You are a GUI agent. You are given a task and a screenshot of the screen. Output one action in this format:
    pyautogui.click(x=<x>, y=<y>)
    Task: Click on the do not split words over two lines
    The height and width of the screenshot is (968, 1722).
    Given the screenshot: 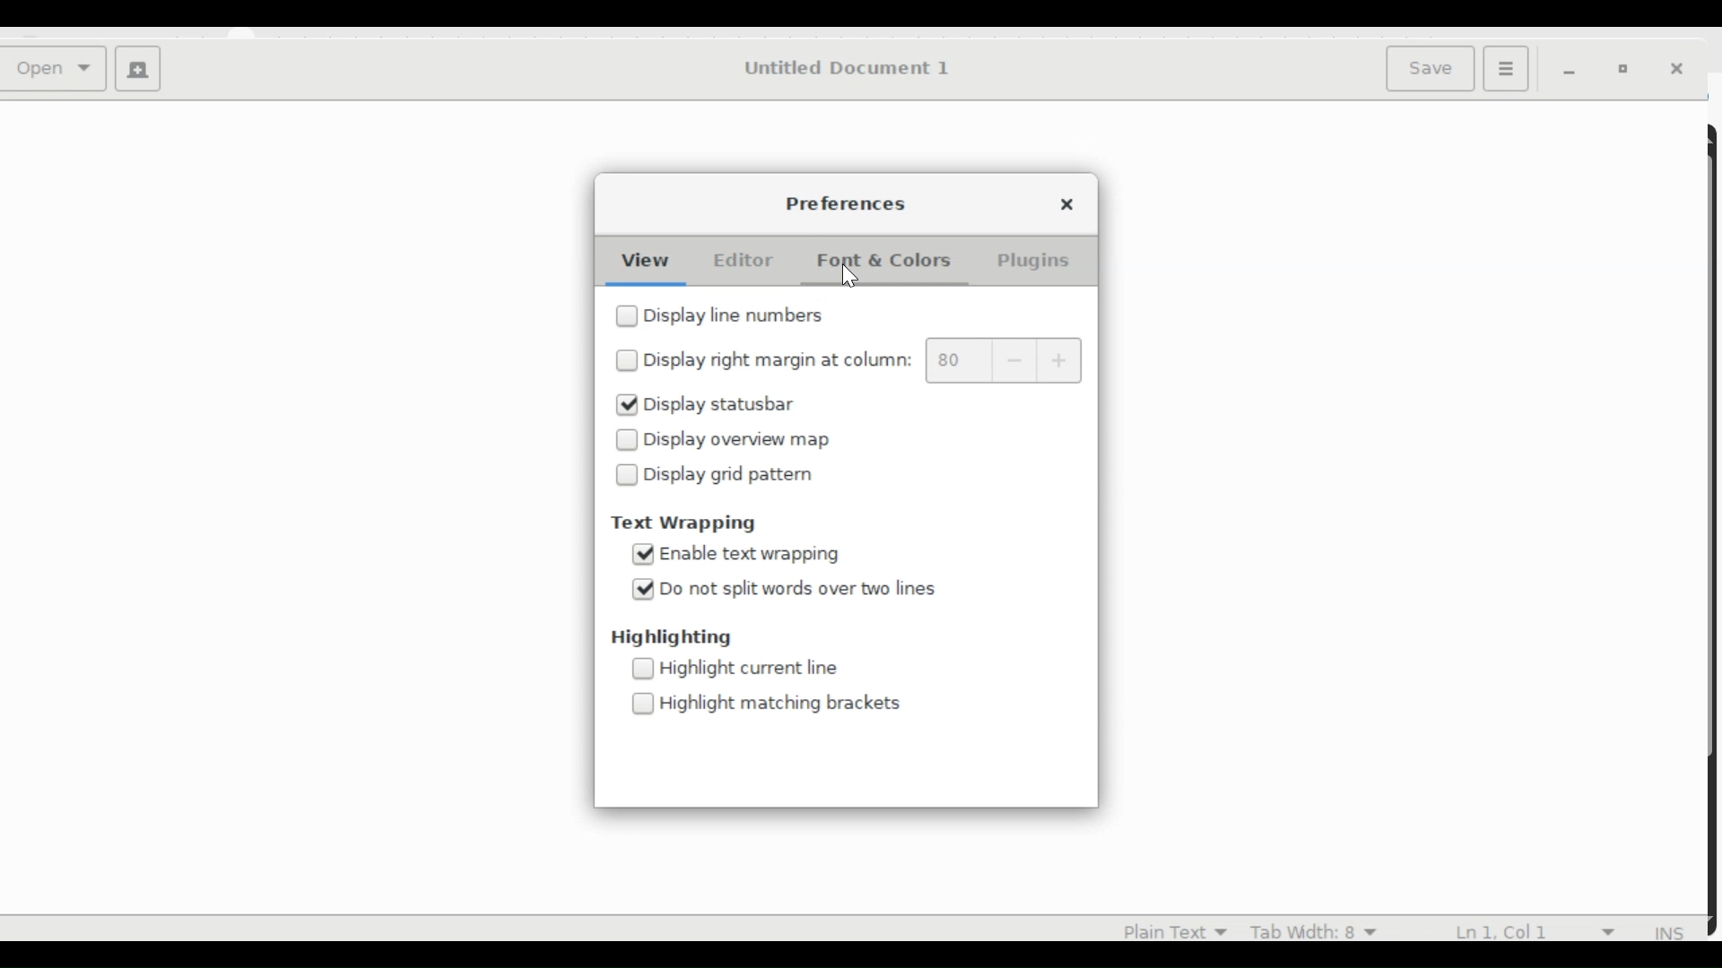 What is the action you would take?
    pyautogui.click(x=810, y=590)
    